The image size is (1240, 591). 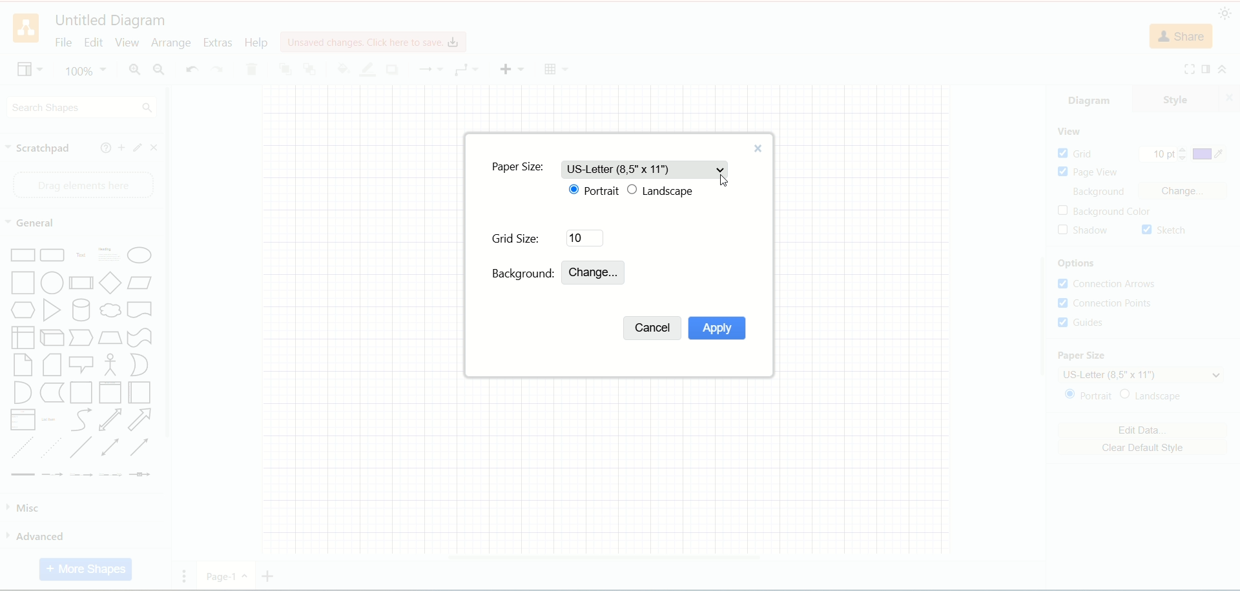 I want to click on add page, so click(x=272, y=575).